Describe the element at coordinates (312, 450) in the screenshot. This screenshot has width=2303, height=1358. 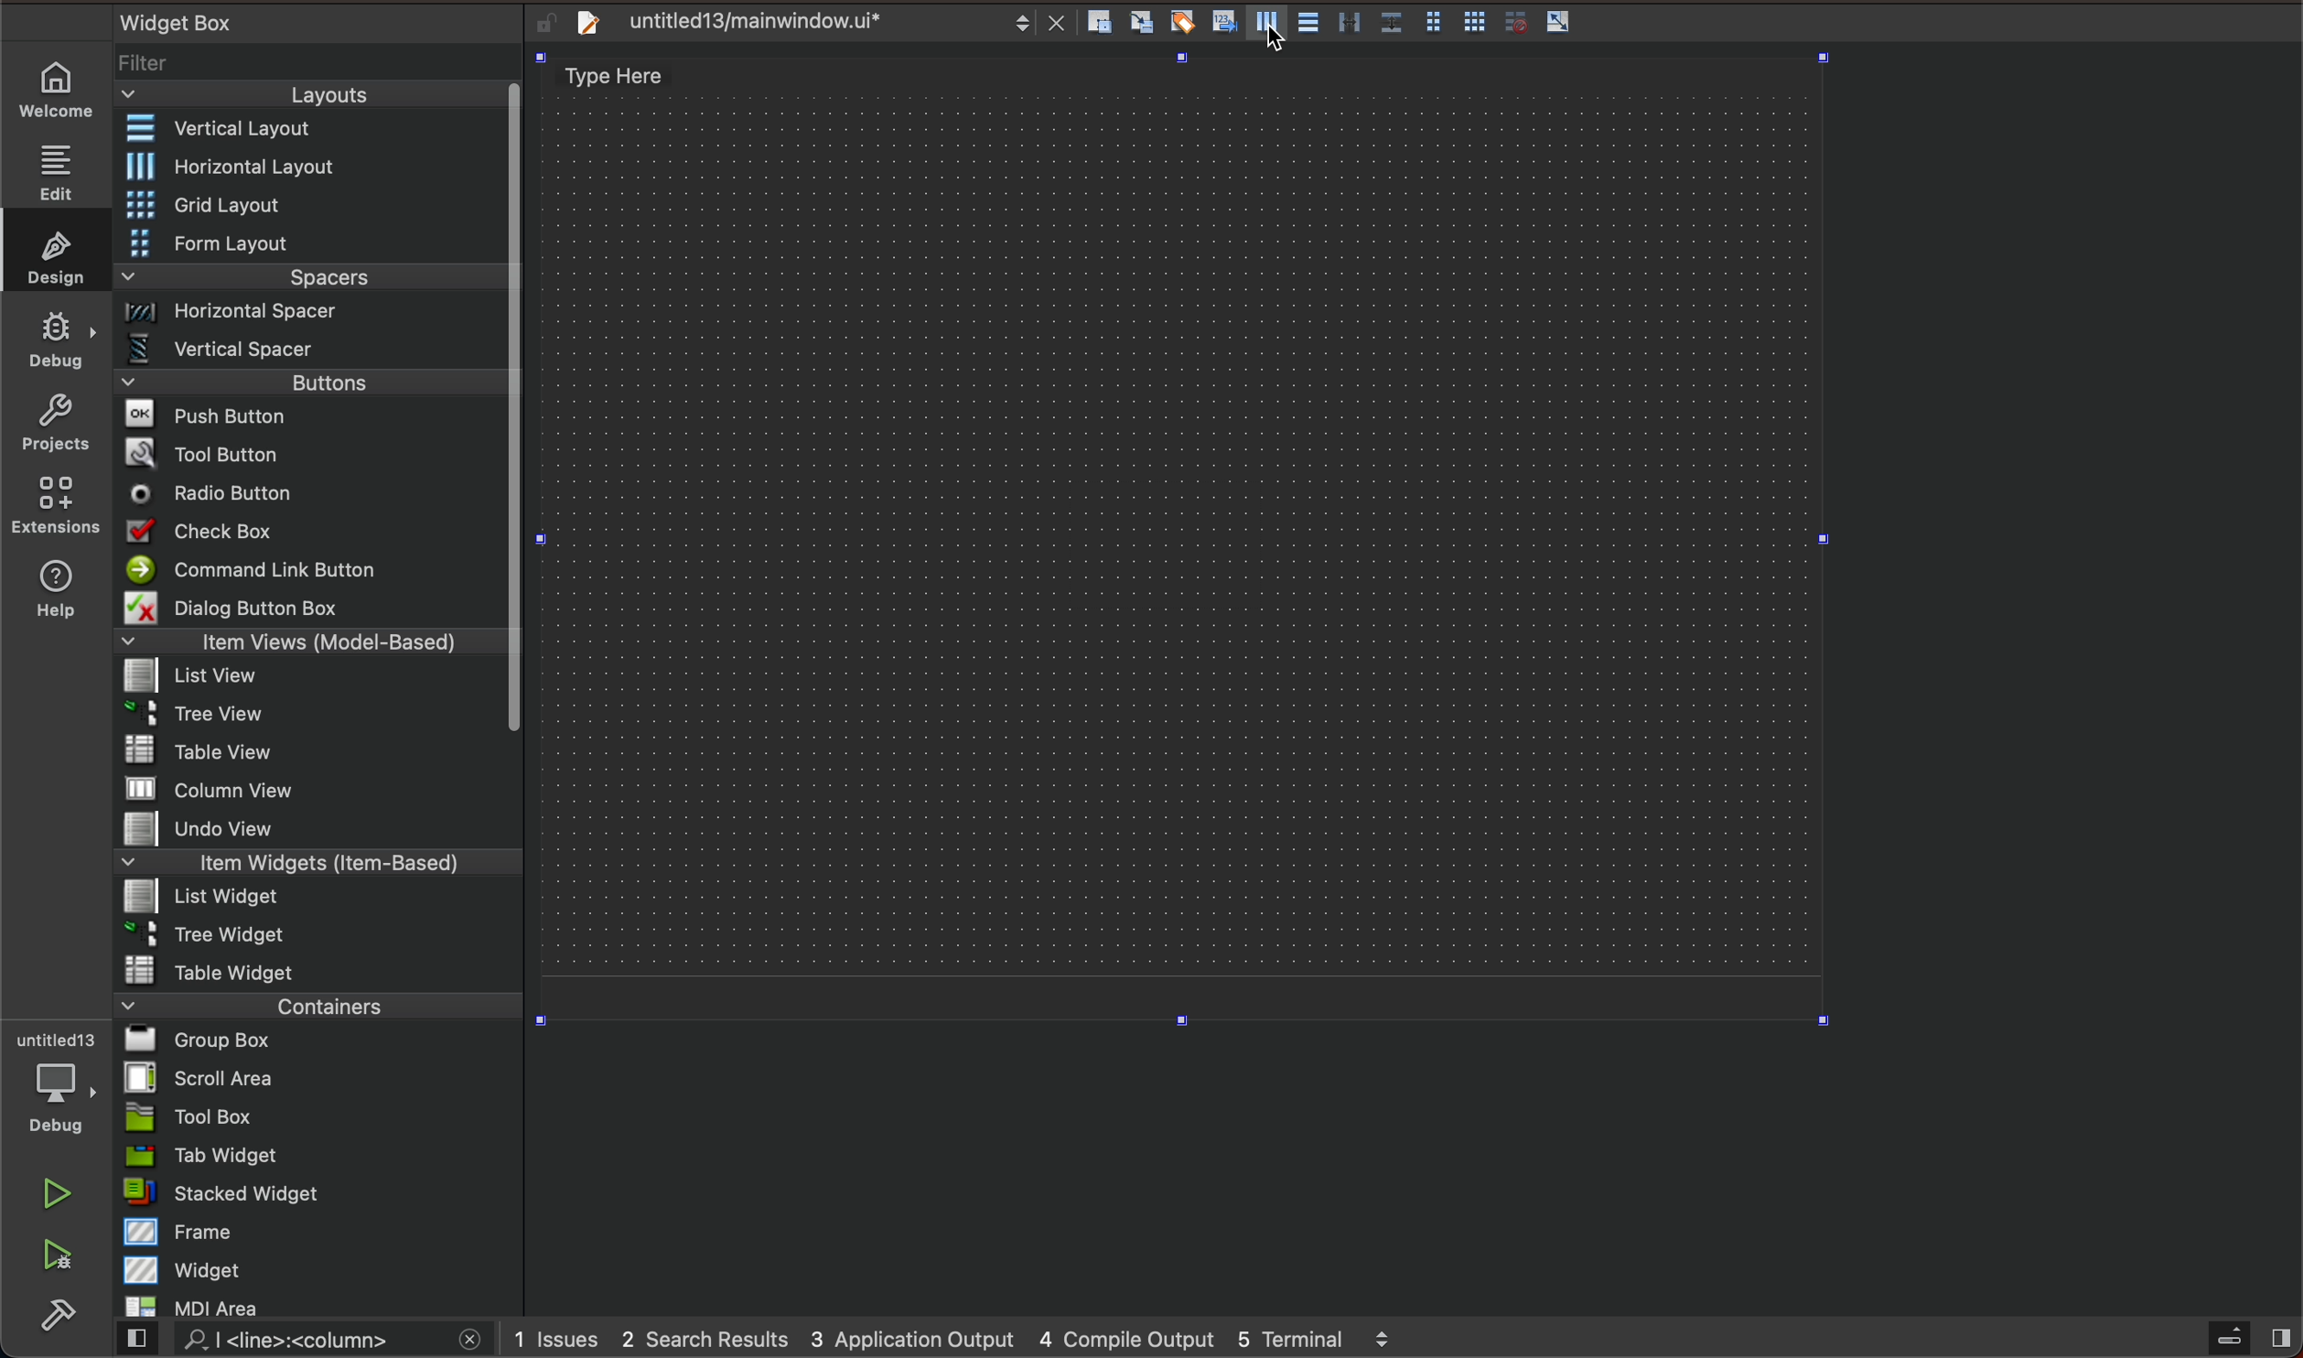
I see `tool button` at that location.